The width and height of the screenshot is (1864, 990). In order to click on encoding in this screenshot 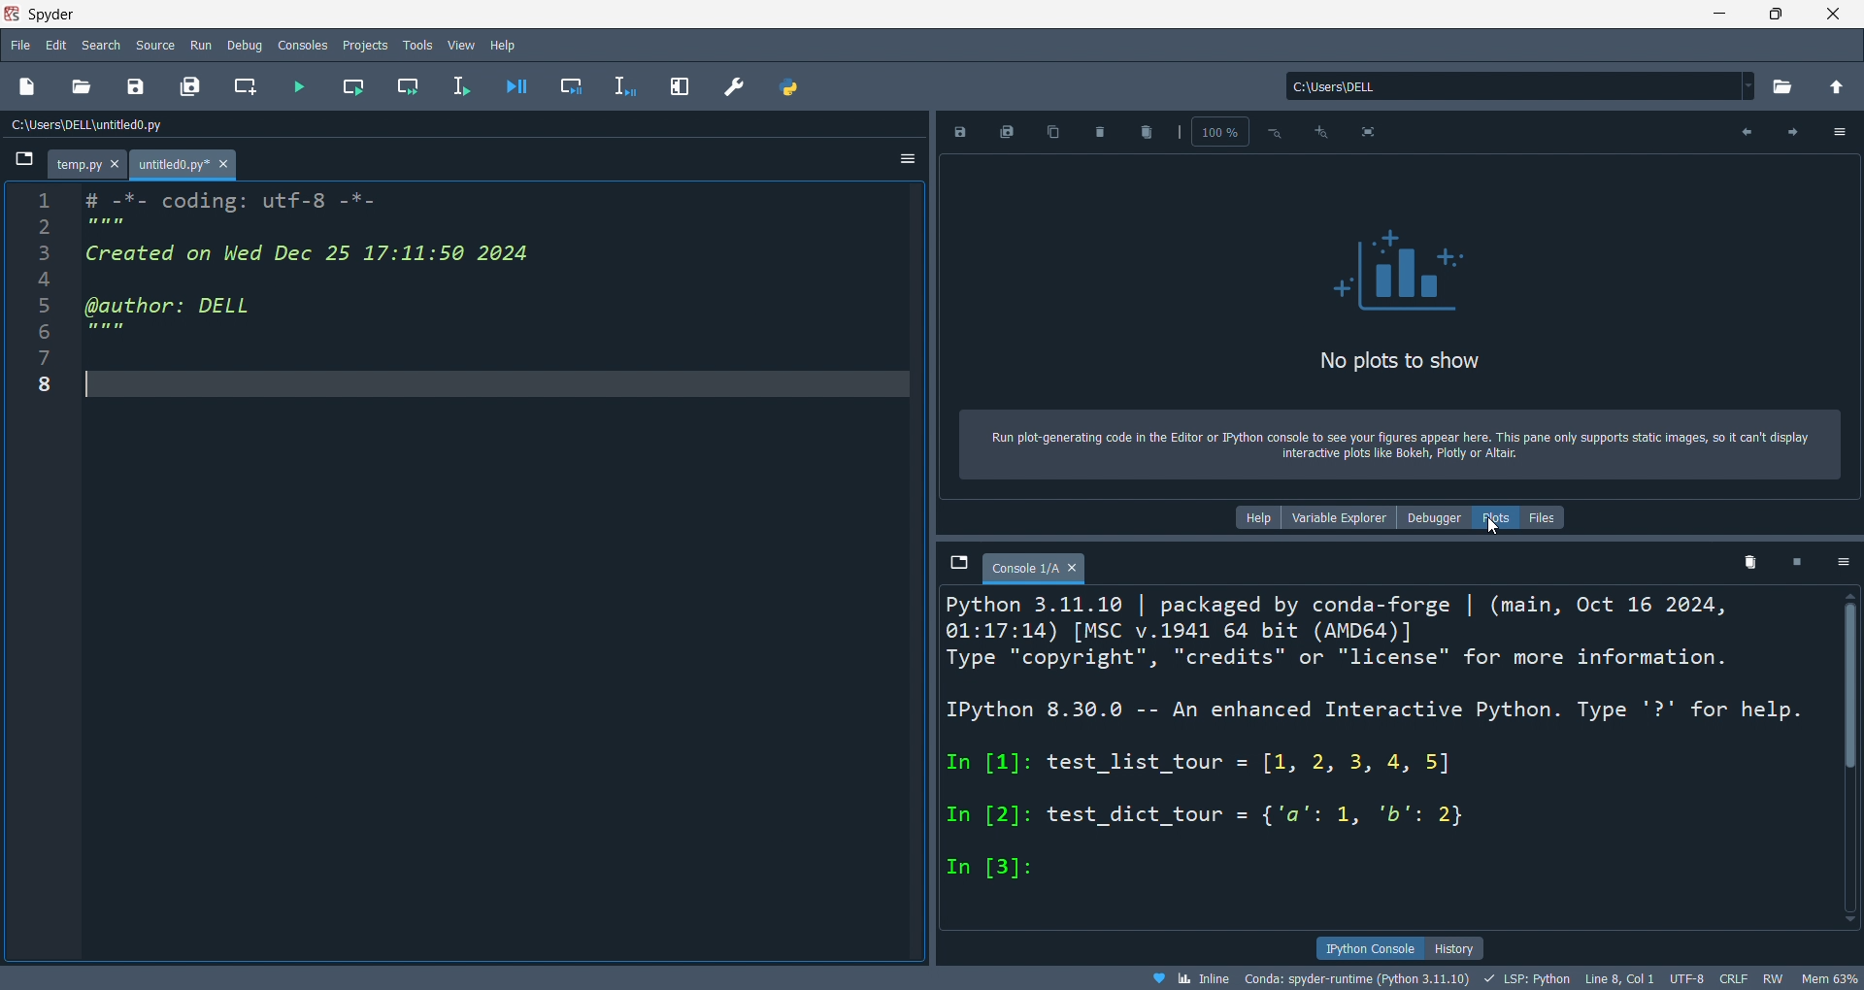, I will do `click(1684, 976)`.